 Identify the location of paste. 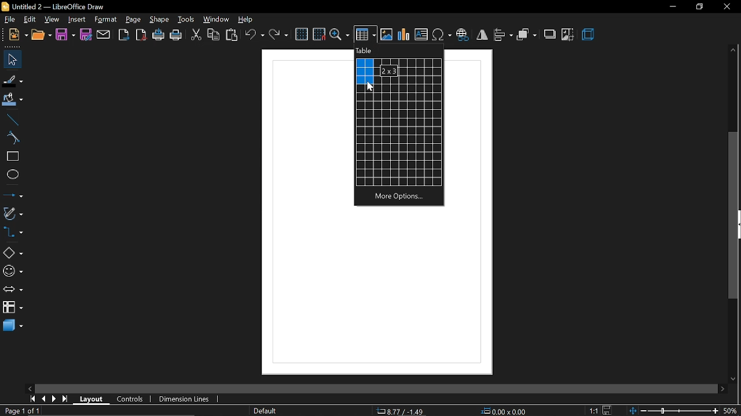
(232, 35).